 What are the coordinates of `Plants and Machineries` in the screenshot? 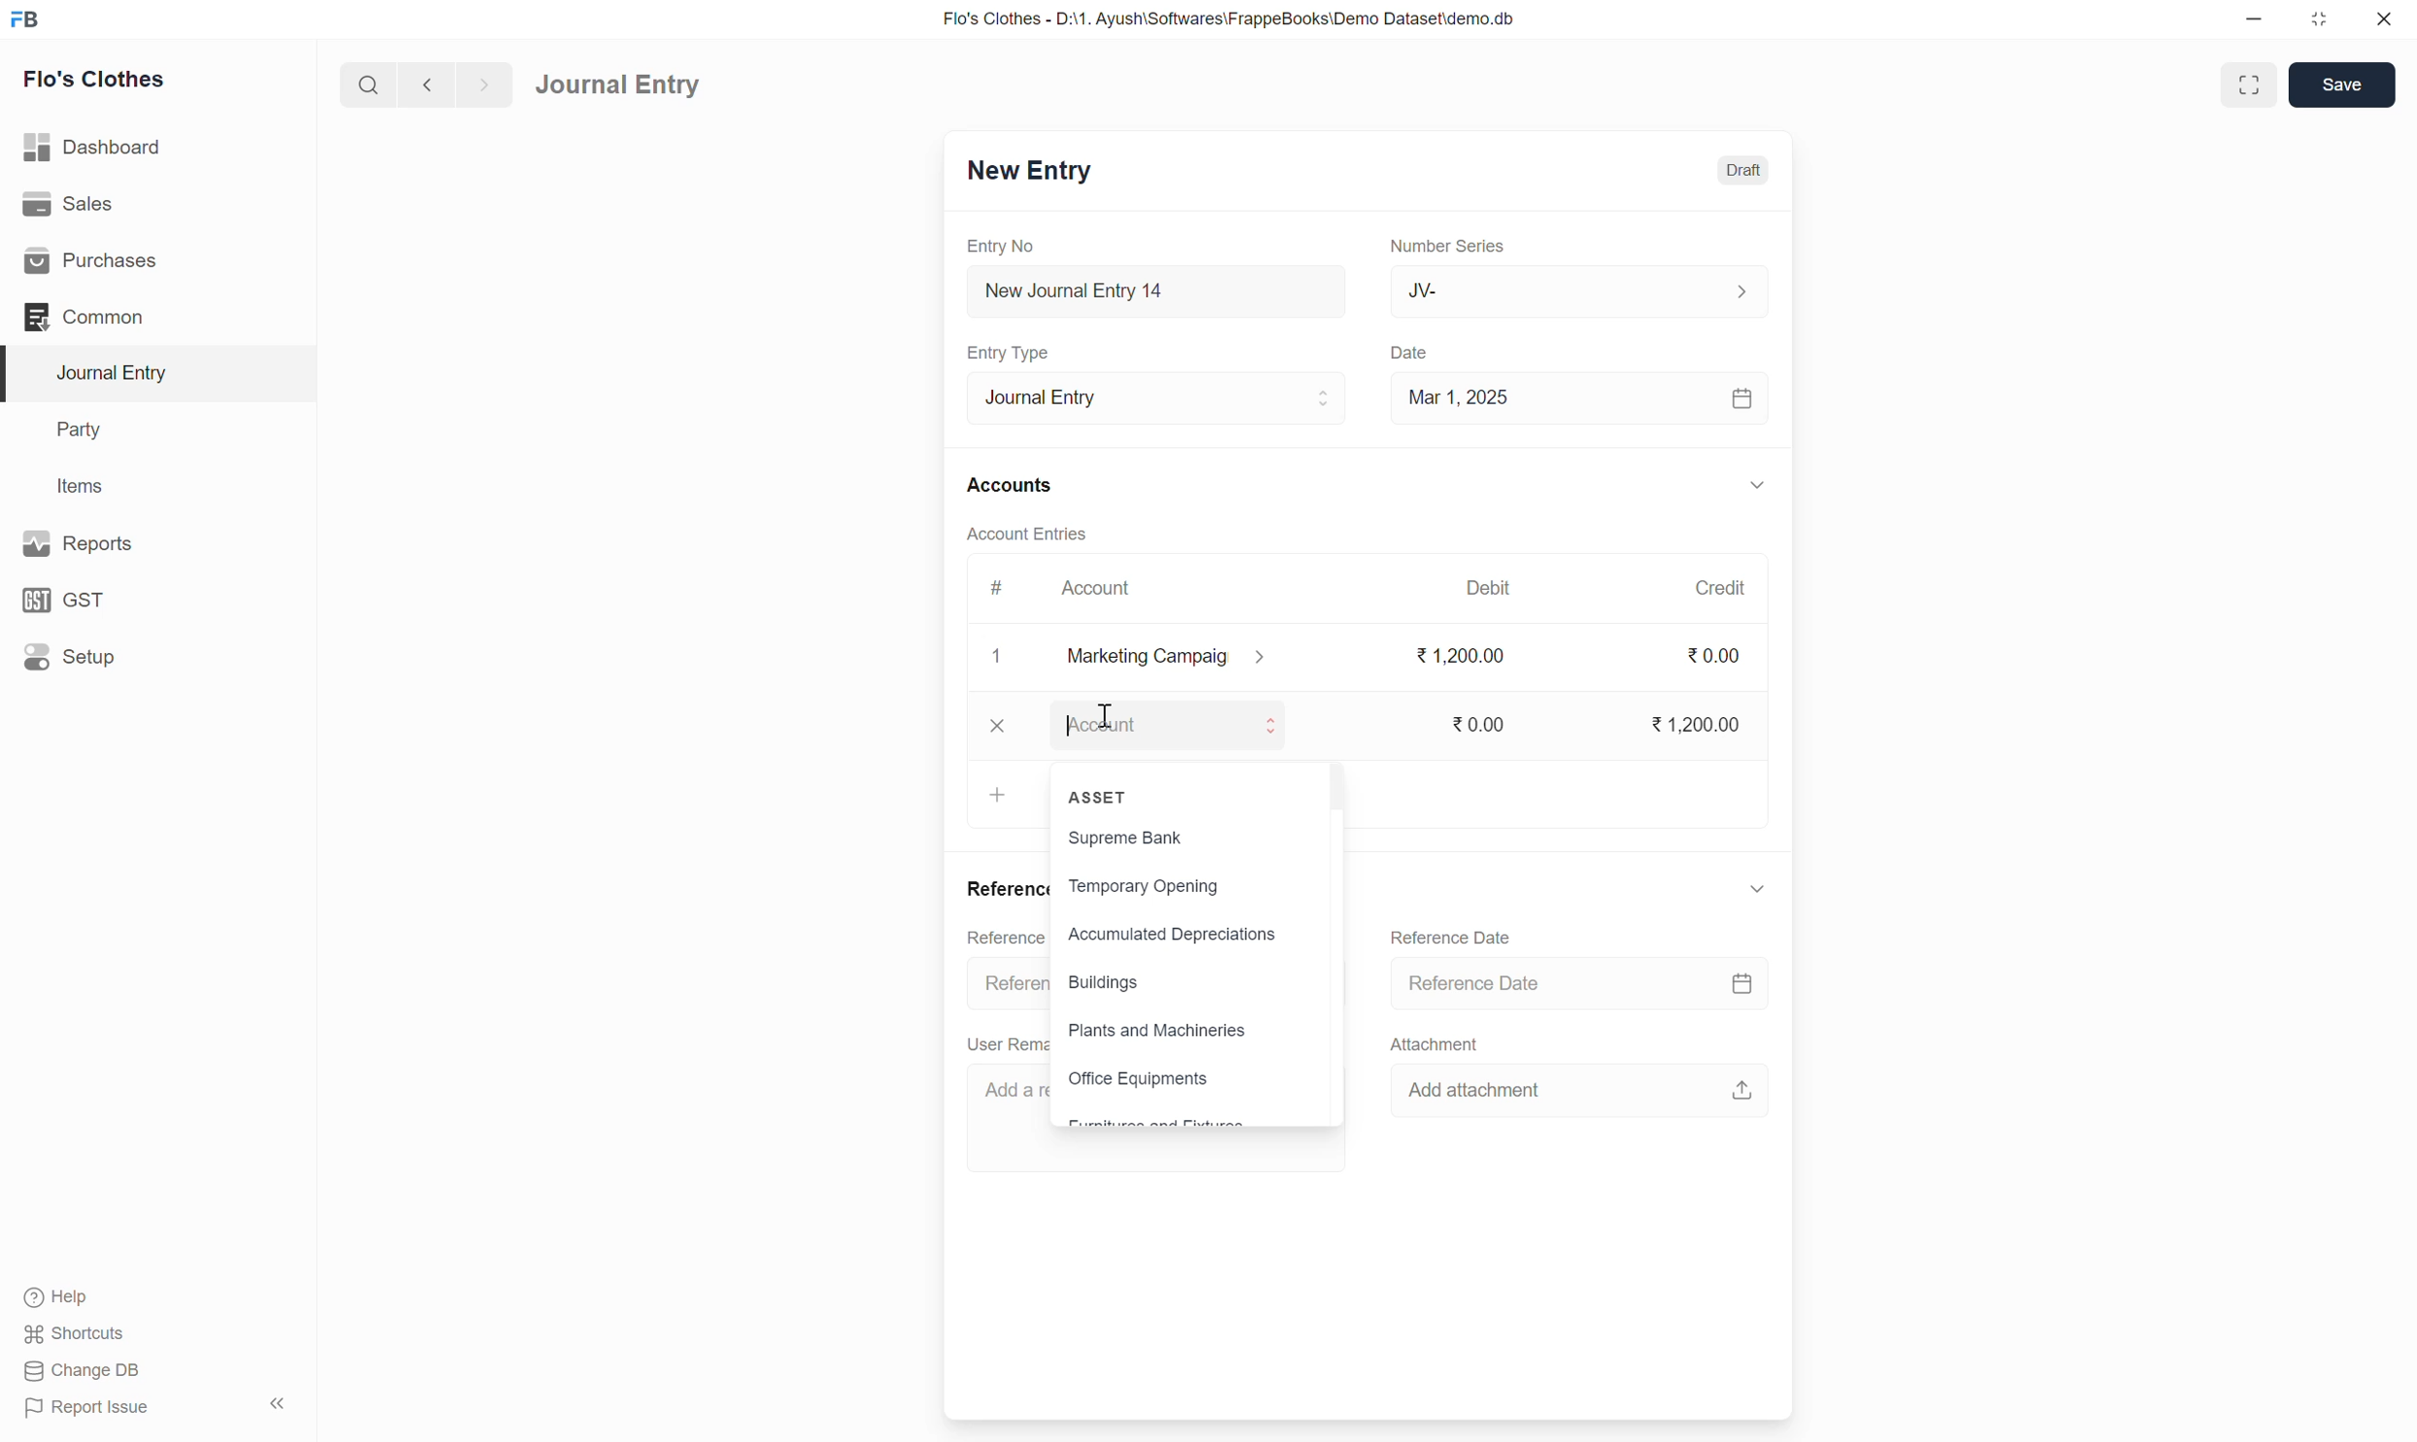 It's located at (1160, 1032).